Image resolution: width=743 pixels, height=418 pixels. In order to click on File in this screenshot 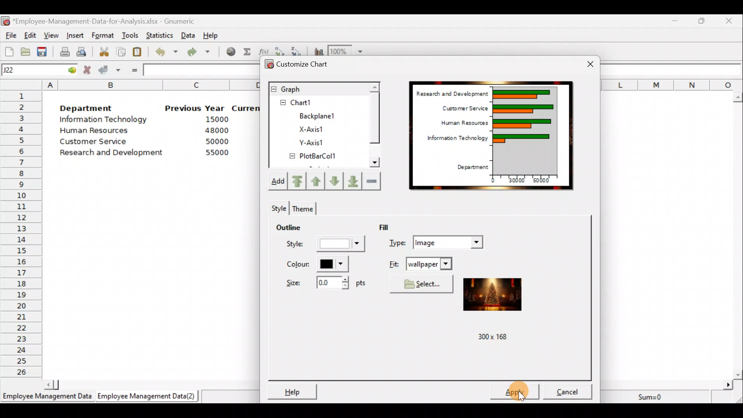, I will do `click(10, 35)`.